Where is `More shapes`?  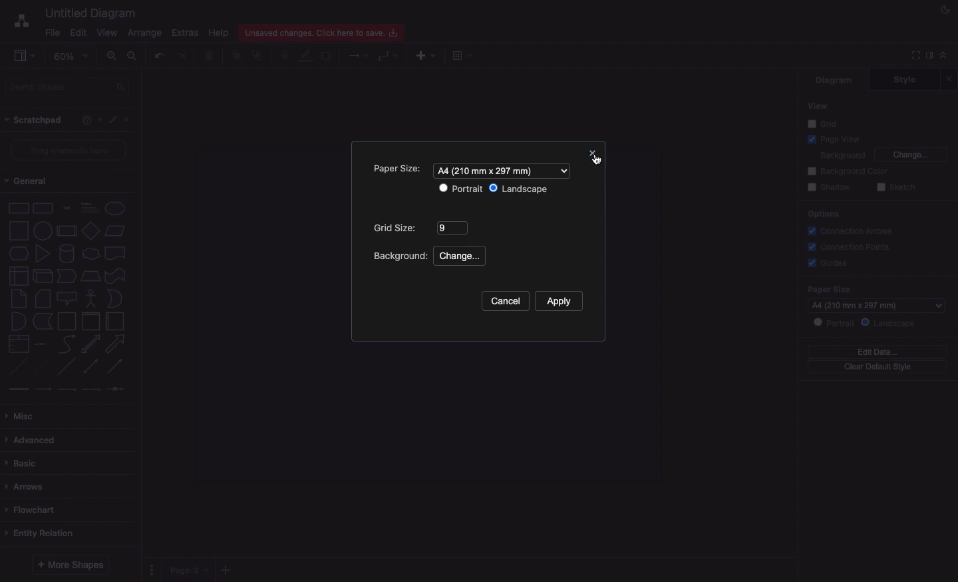 More shapes is located at coordinates (71, 565).